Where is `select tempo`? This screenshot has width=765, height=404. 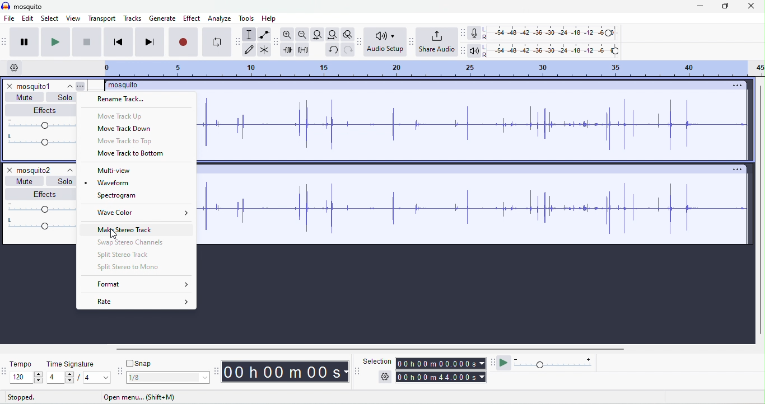
select tempo is located at coordinates (25, 377).